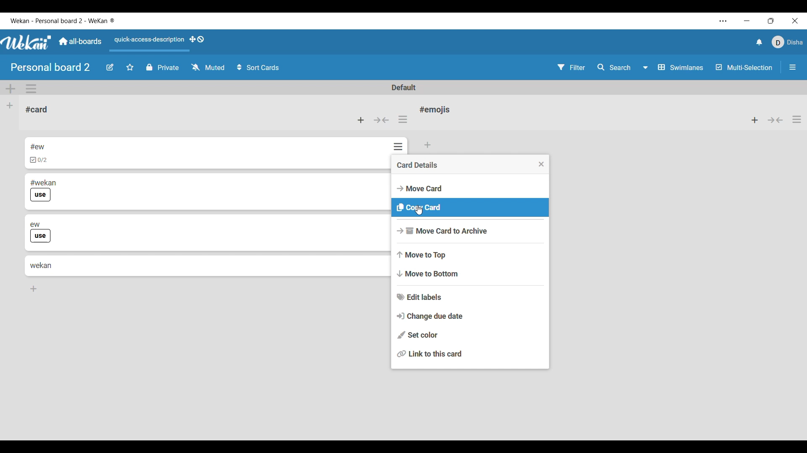 The width and height of the screenshot is (807, 453). Describe the element at coordinates (403, 119) in the screenshot. I see `List actions` at that location.